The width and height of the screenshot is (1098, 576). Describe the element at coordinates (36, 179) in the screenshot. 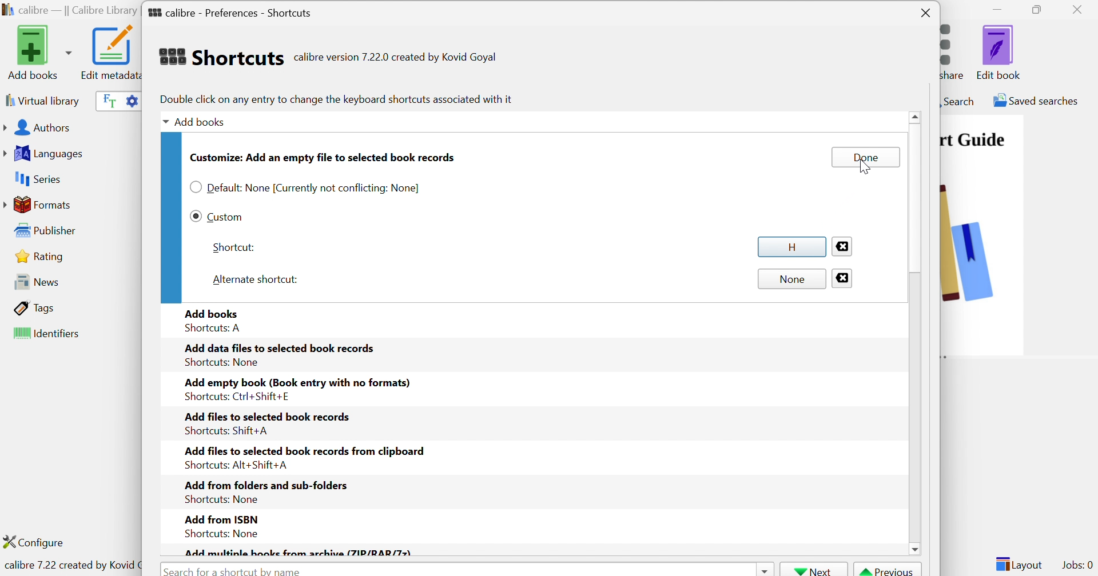

I see `Series` at that location.